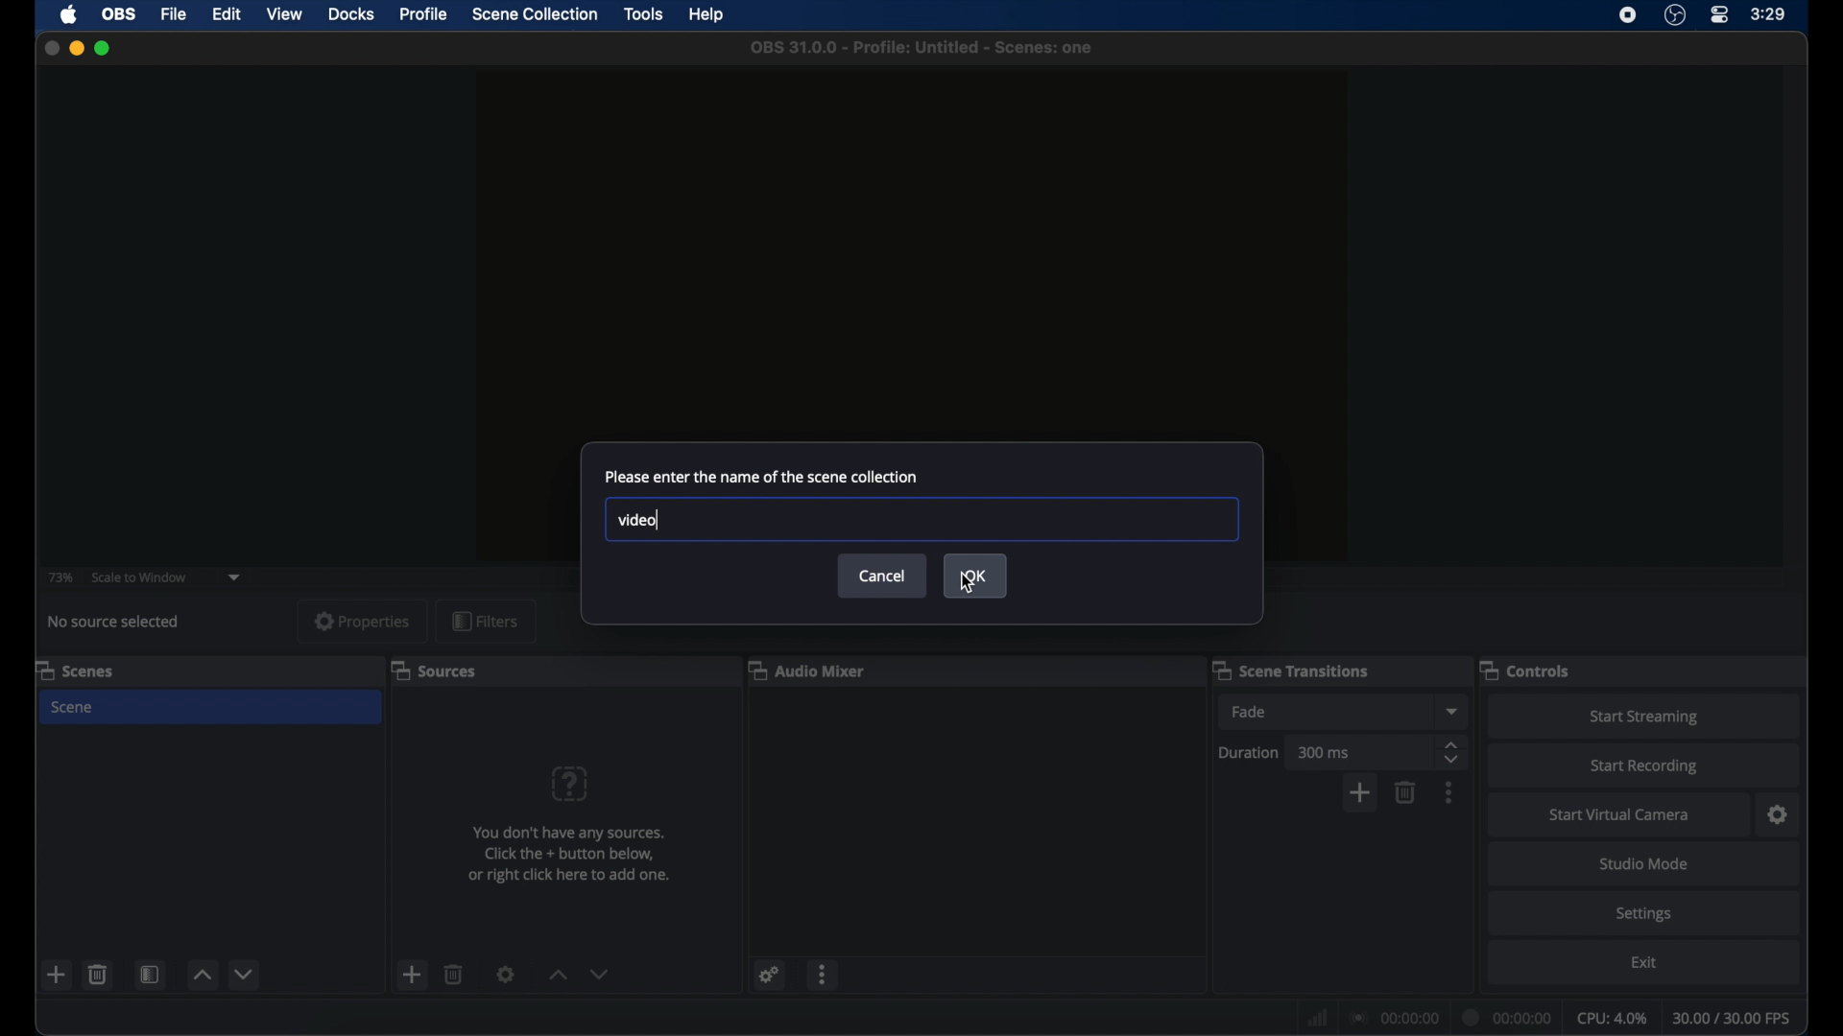  I want to click on video, so click(635, 521).